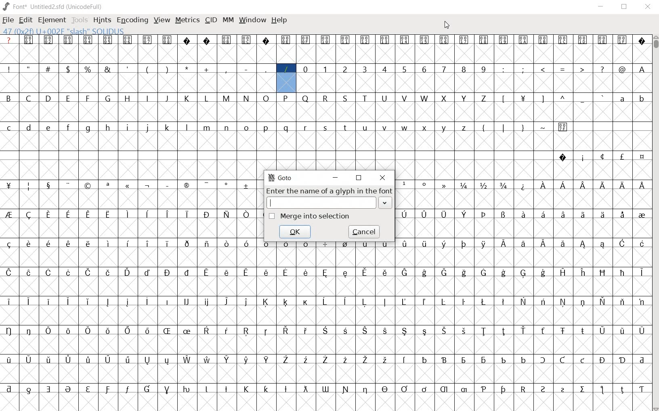 The height and width of the screenshot is (411, 659). What do you see at coordinates (583, 100) in the screenshot?
I see `glyph` at bounding box center [583, 100].